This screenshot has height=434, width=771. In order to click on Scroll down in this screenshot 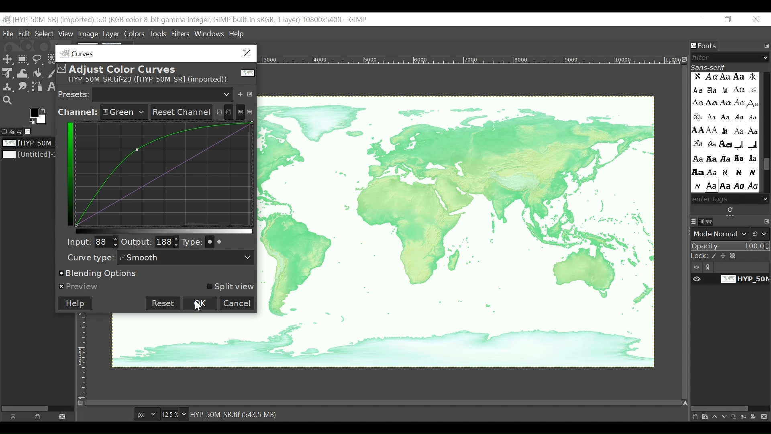, I will do `click(766, 199)`.